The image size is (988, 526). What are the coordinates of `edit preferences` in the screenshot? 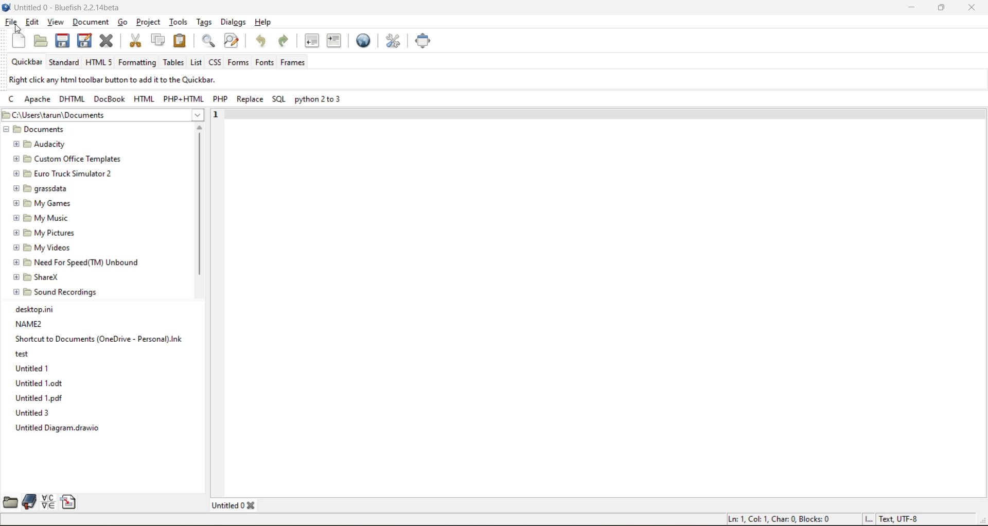 It's located at (392, 41).